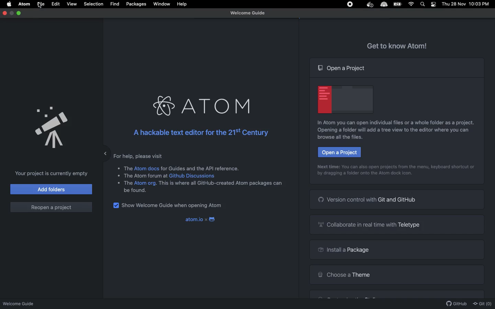 The height and width of the screenshot is (309, 495). Describe the element at coordinates (118, 175) in the screenshot. I see `Bullet points` at that location.